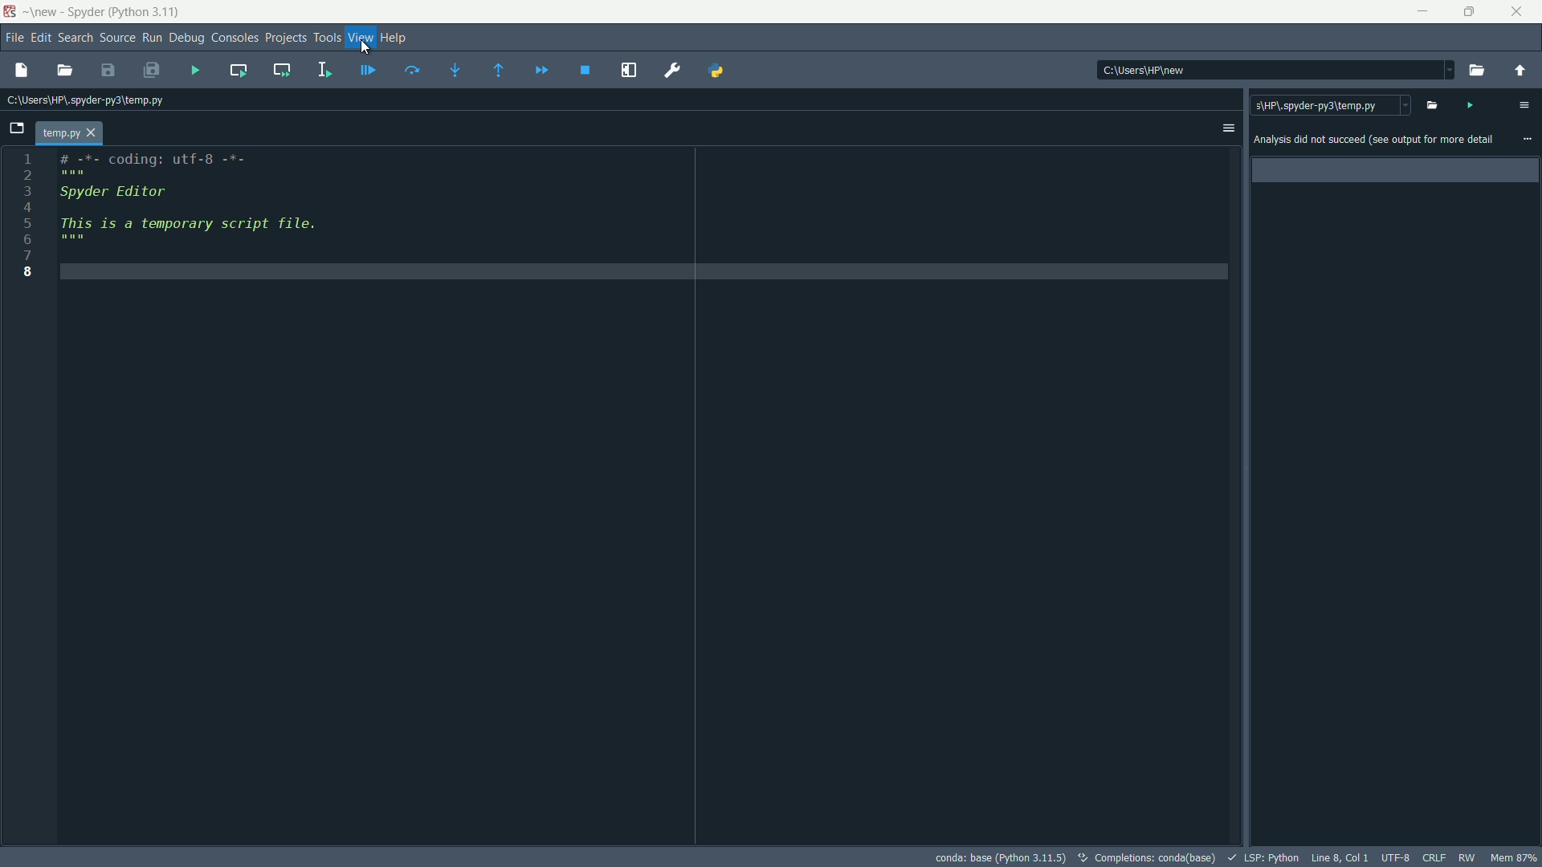  I want to click on memory usage, so click(1515, 857).